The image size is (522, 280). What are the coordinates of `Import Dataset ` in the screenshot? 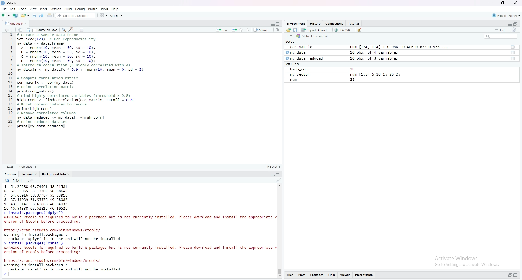 It's located at (316, 30).